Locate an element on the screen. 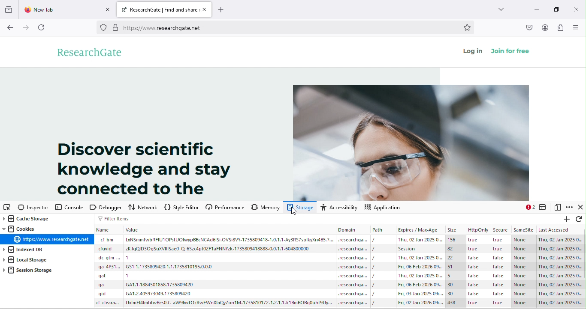 The width and height of the screenshot is (586, 309). value is located at coordinates (172, 267).